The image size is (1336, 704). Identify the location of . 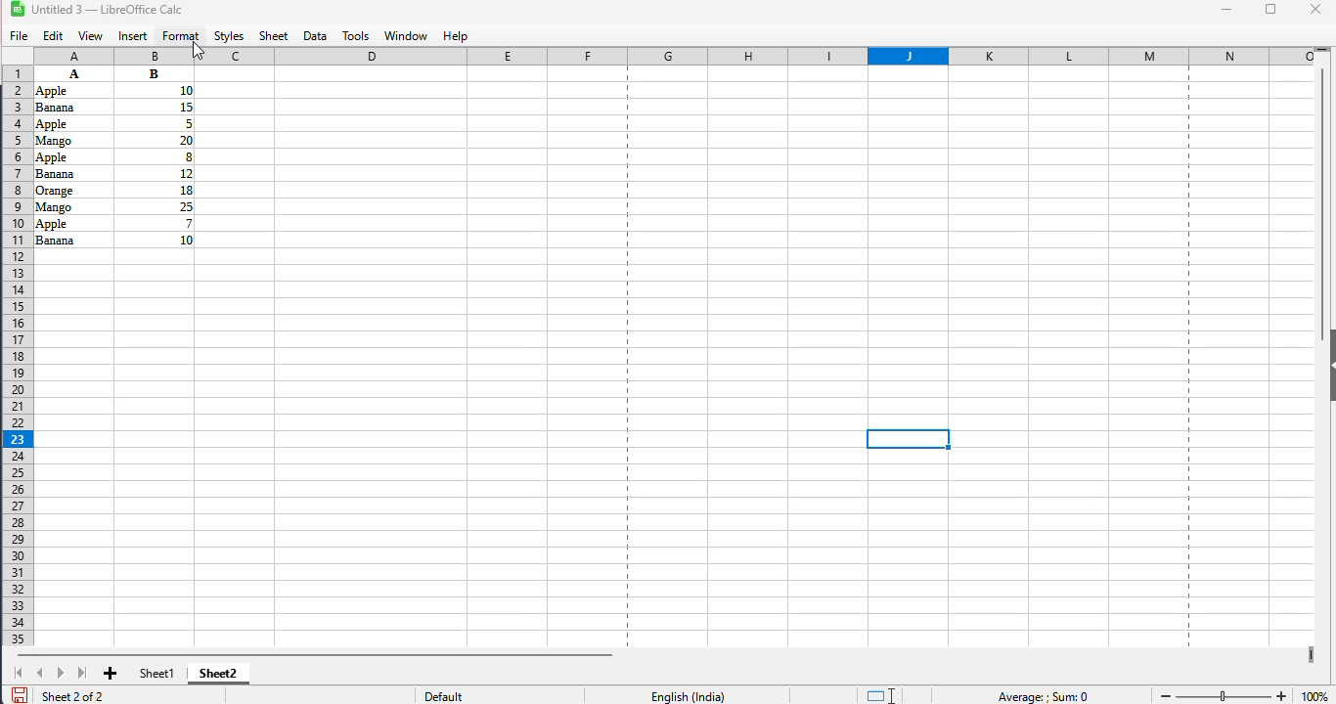
(71, 156).